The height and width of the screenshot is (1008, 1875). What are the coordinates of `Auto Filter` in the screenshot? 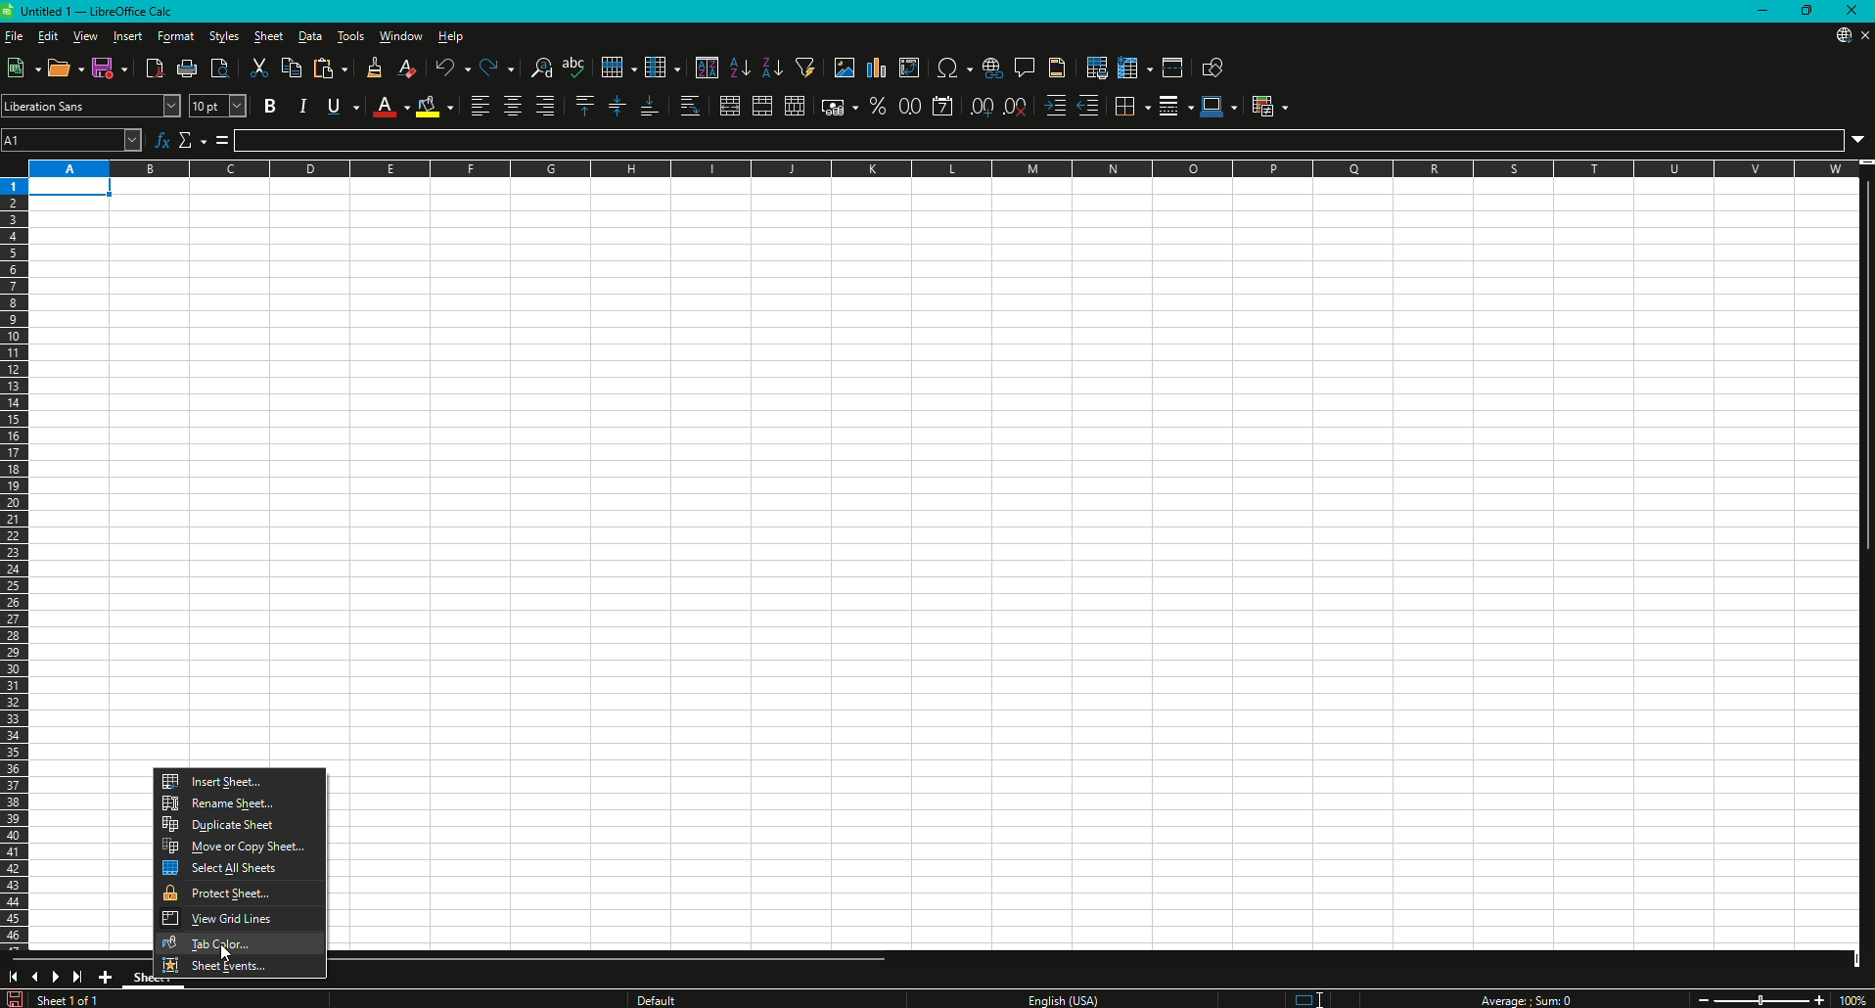 It's located at (806, 68).